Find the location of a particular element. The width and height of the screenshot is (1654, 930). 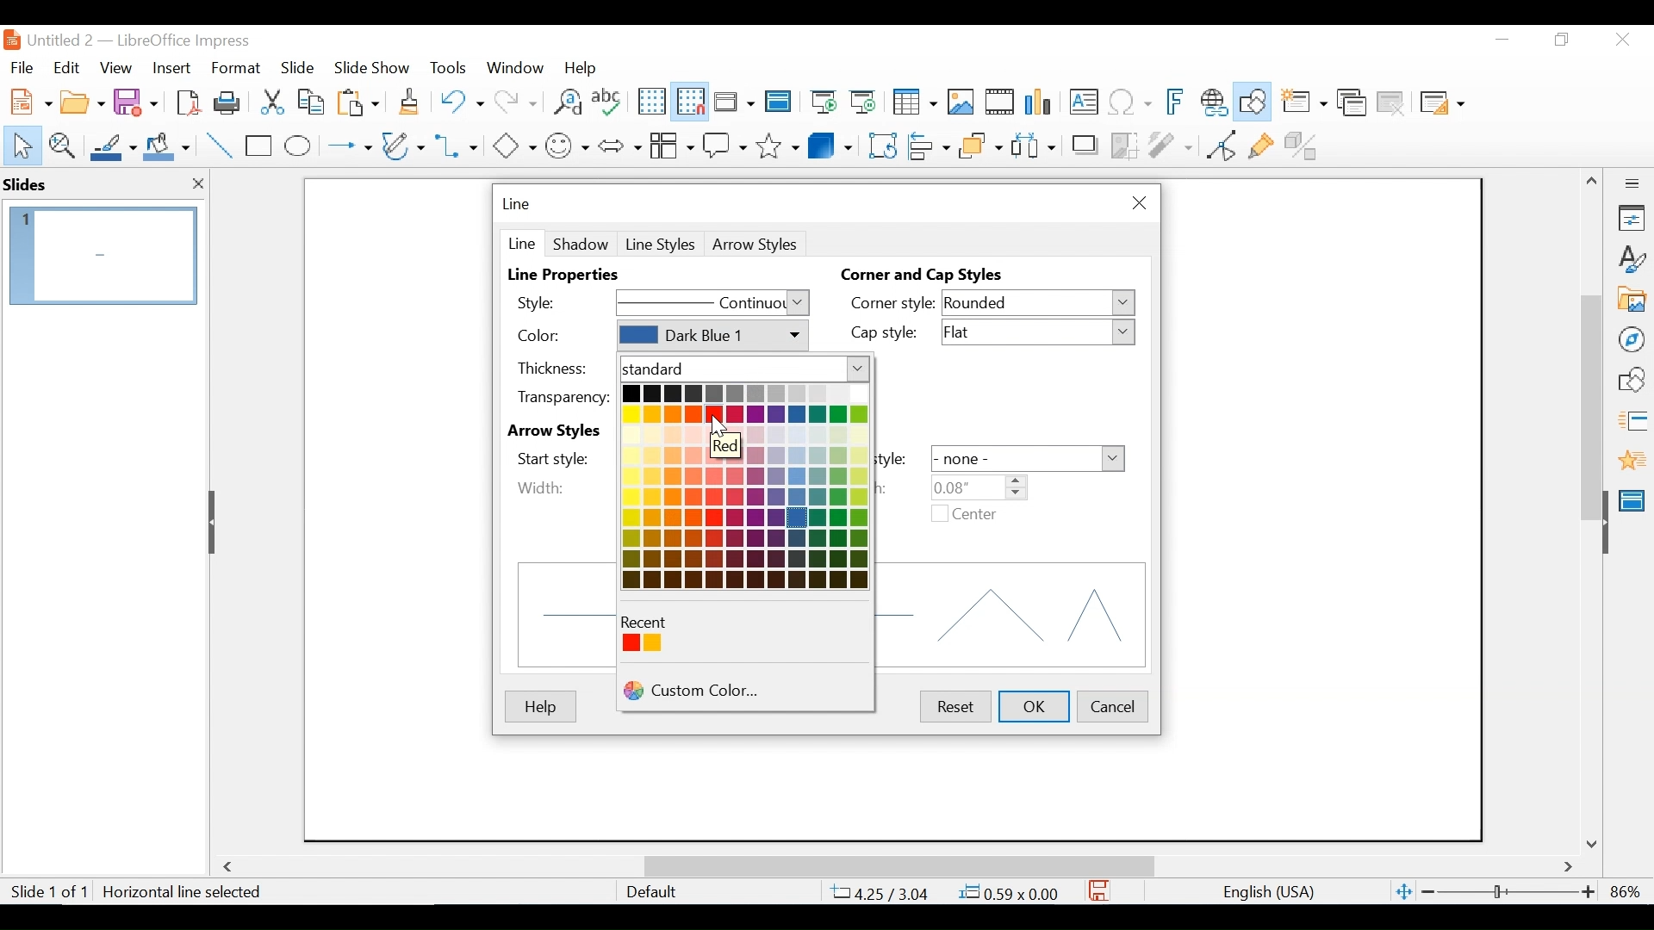

Find and Replace is located at coordinates (567, 102).